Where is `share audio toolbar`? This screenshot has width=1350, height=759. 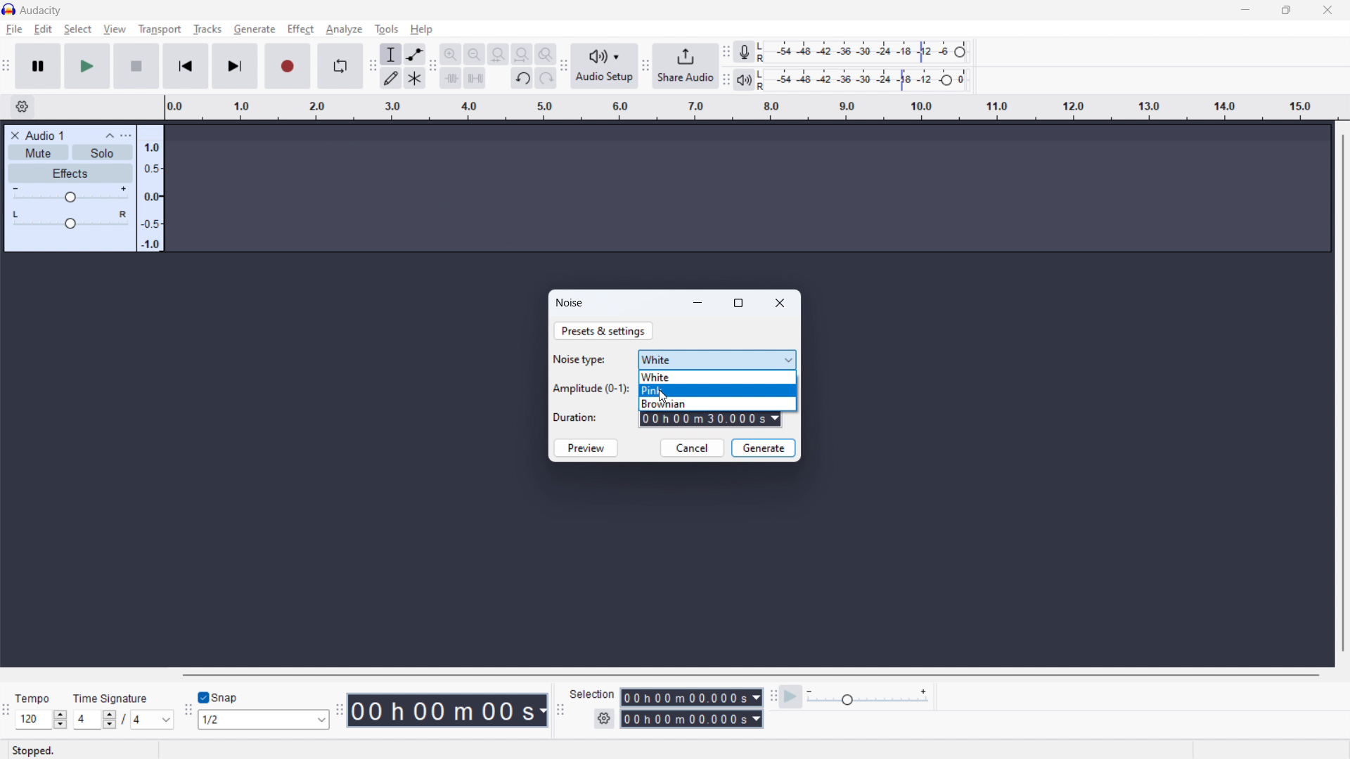
share audio toolbar is located at coordinates (645, 66).